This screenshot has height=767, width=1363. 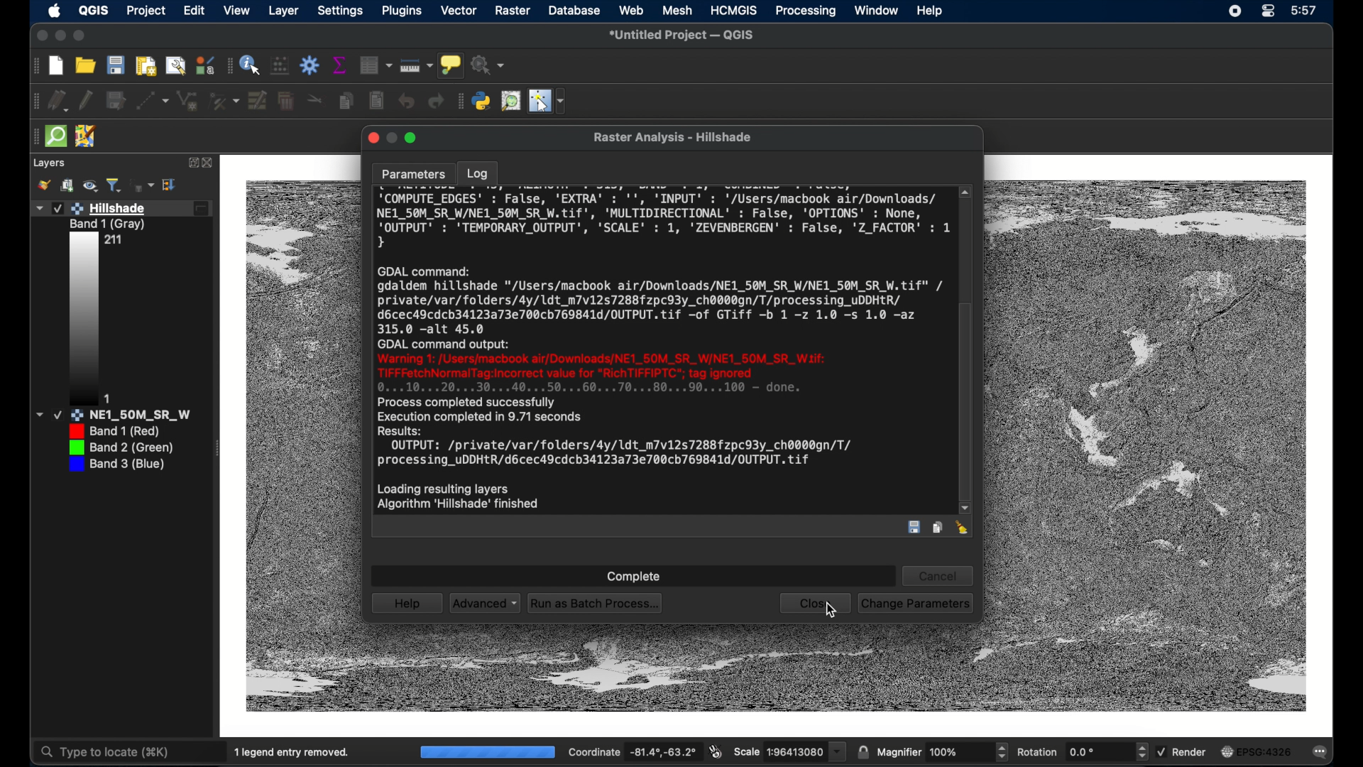 What do you see at coordinates (67, 185) in the screenshot?
I see `add group` at bounding box center [67, 185].